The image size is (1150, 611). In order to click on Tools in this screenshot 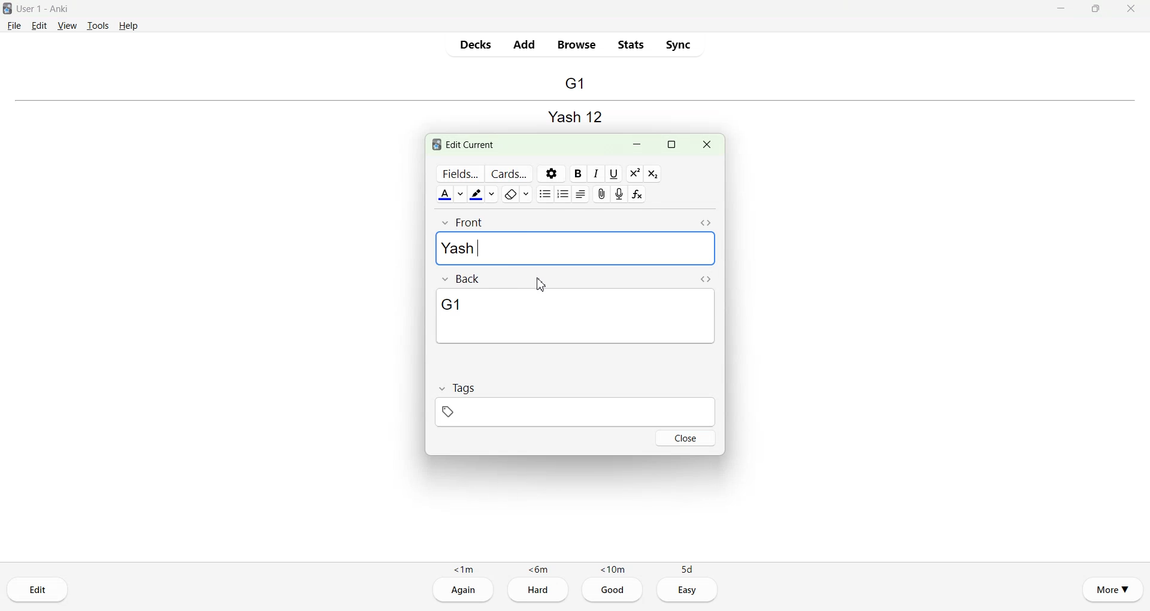, I will do `click(97, 26)`.